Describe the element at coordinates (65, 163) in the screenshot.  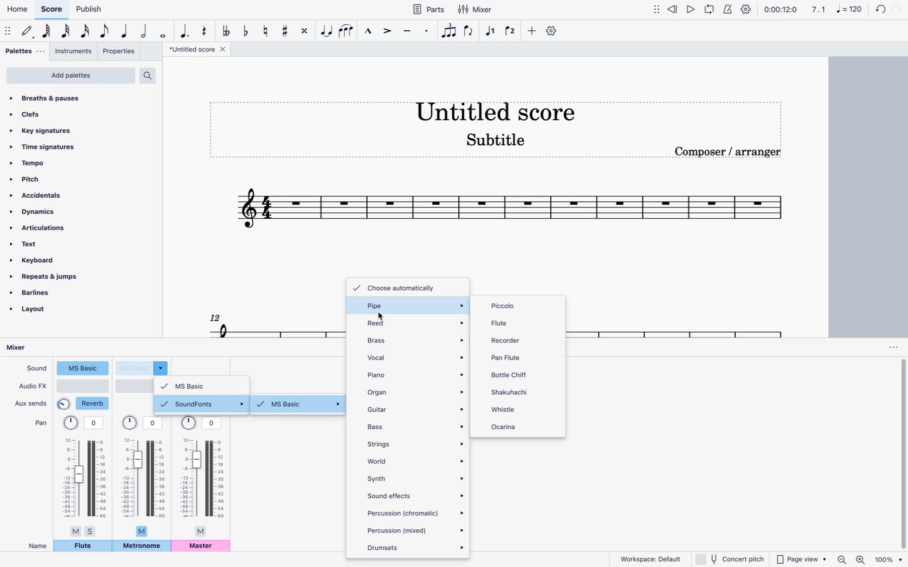
I see `tempo` at that location.